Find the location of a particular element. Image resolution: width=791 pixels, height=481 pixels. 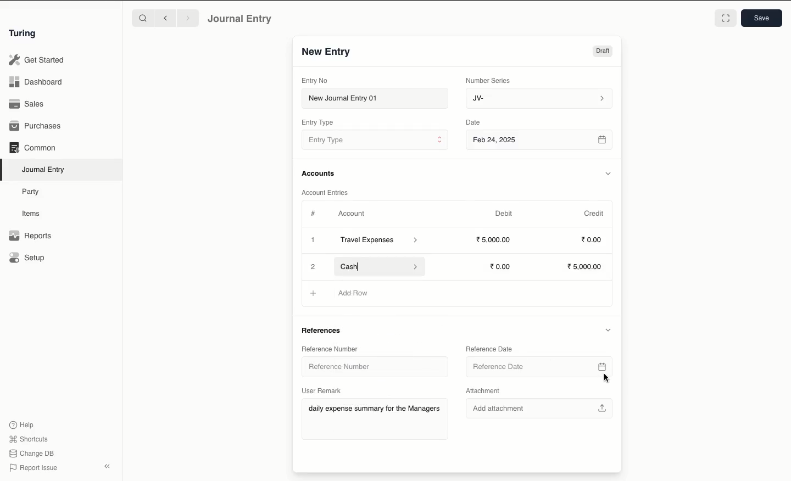

Entry Type is located at coordinates (375, 139).